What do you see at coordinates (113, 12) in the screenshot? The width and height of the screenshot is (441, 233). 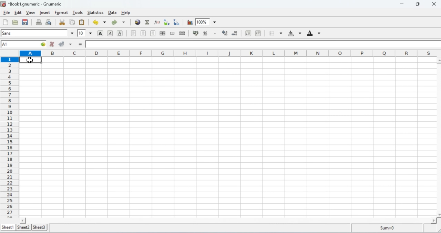 I see `Data` at bounding box center [113, 12].